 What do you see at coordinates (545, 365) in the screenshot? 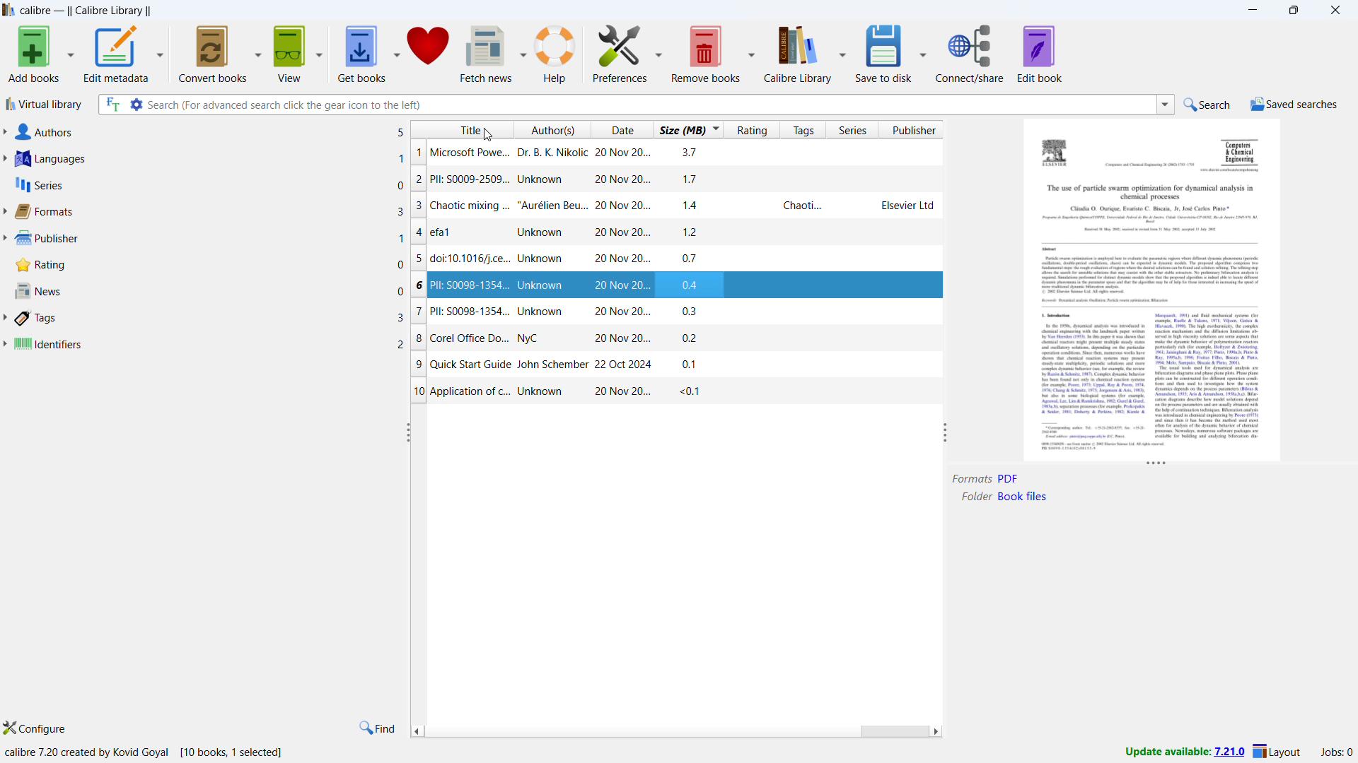
I see `Quick Start Guide John Schember 22 Oct 2024` at bounding box center [545, 365].